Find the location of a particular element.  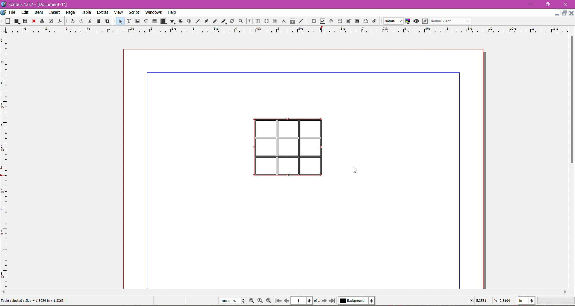

Page is located at coordinates (70, 12).